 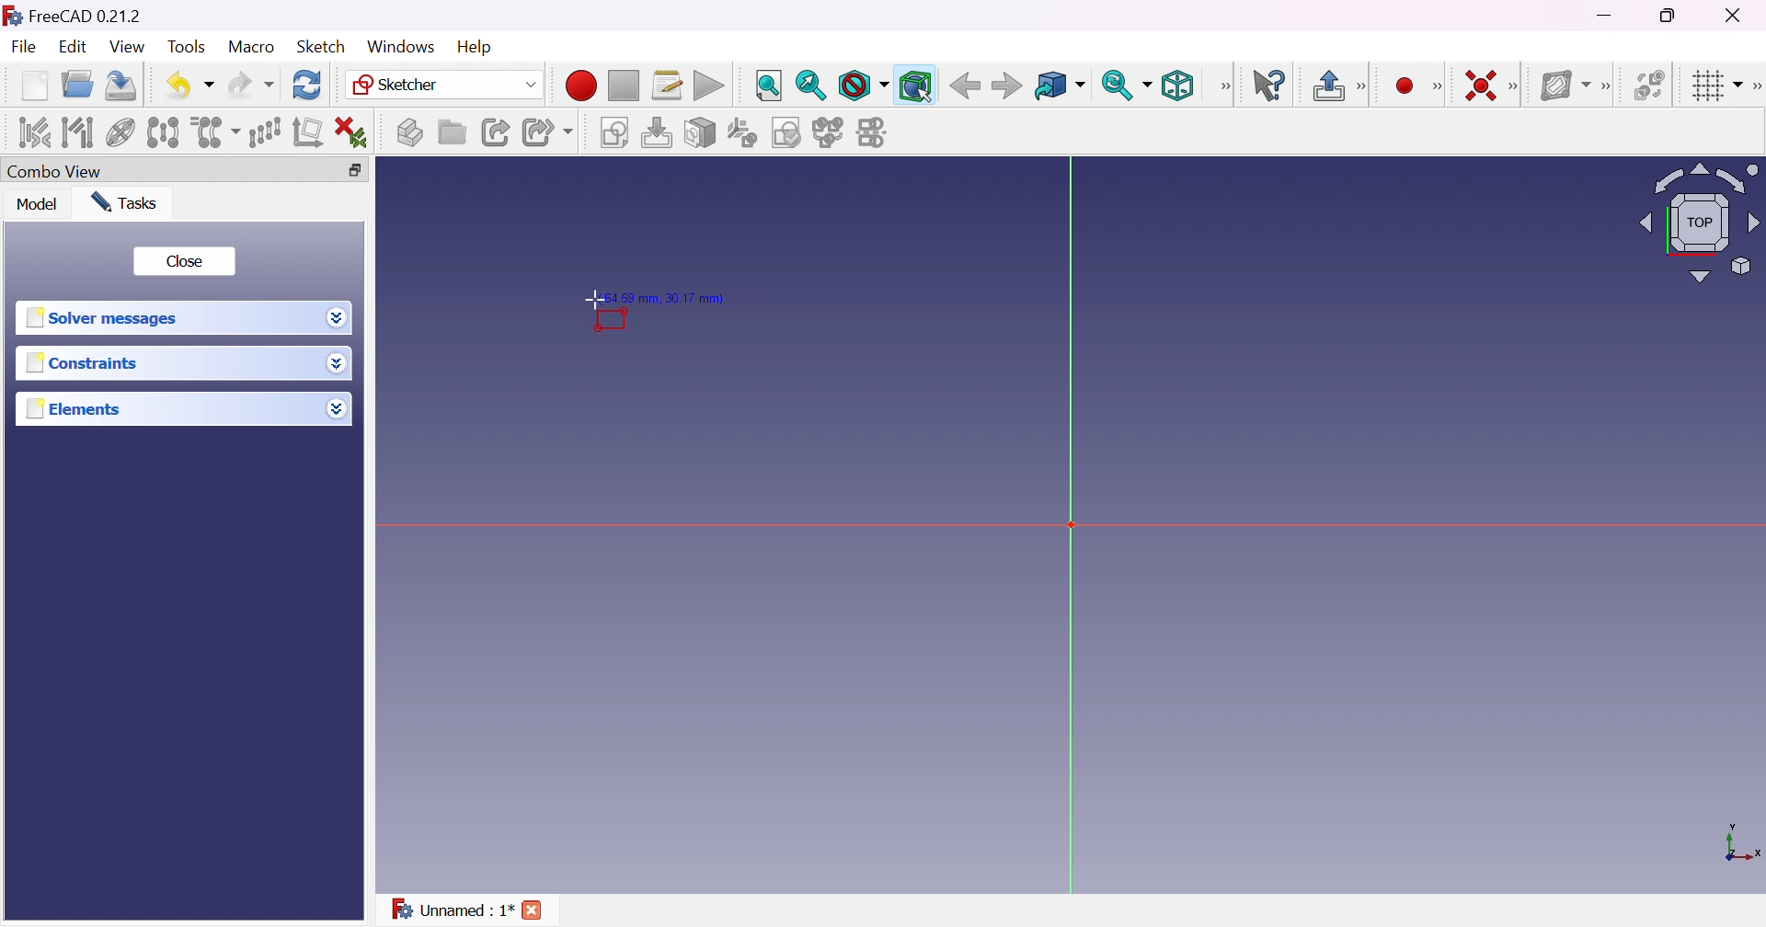 What do you see at coordinates (656, 132) in the screenshot?
I see `Edit sketch` at bounding box center [656, 132].